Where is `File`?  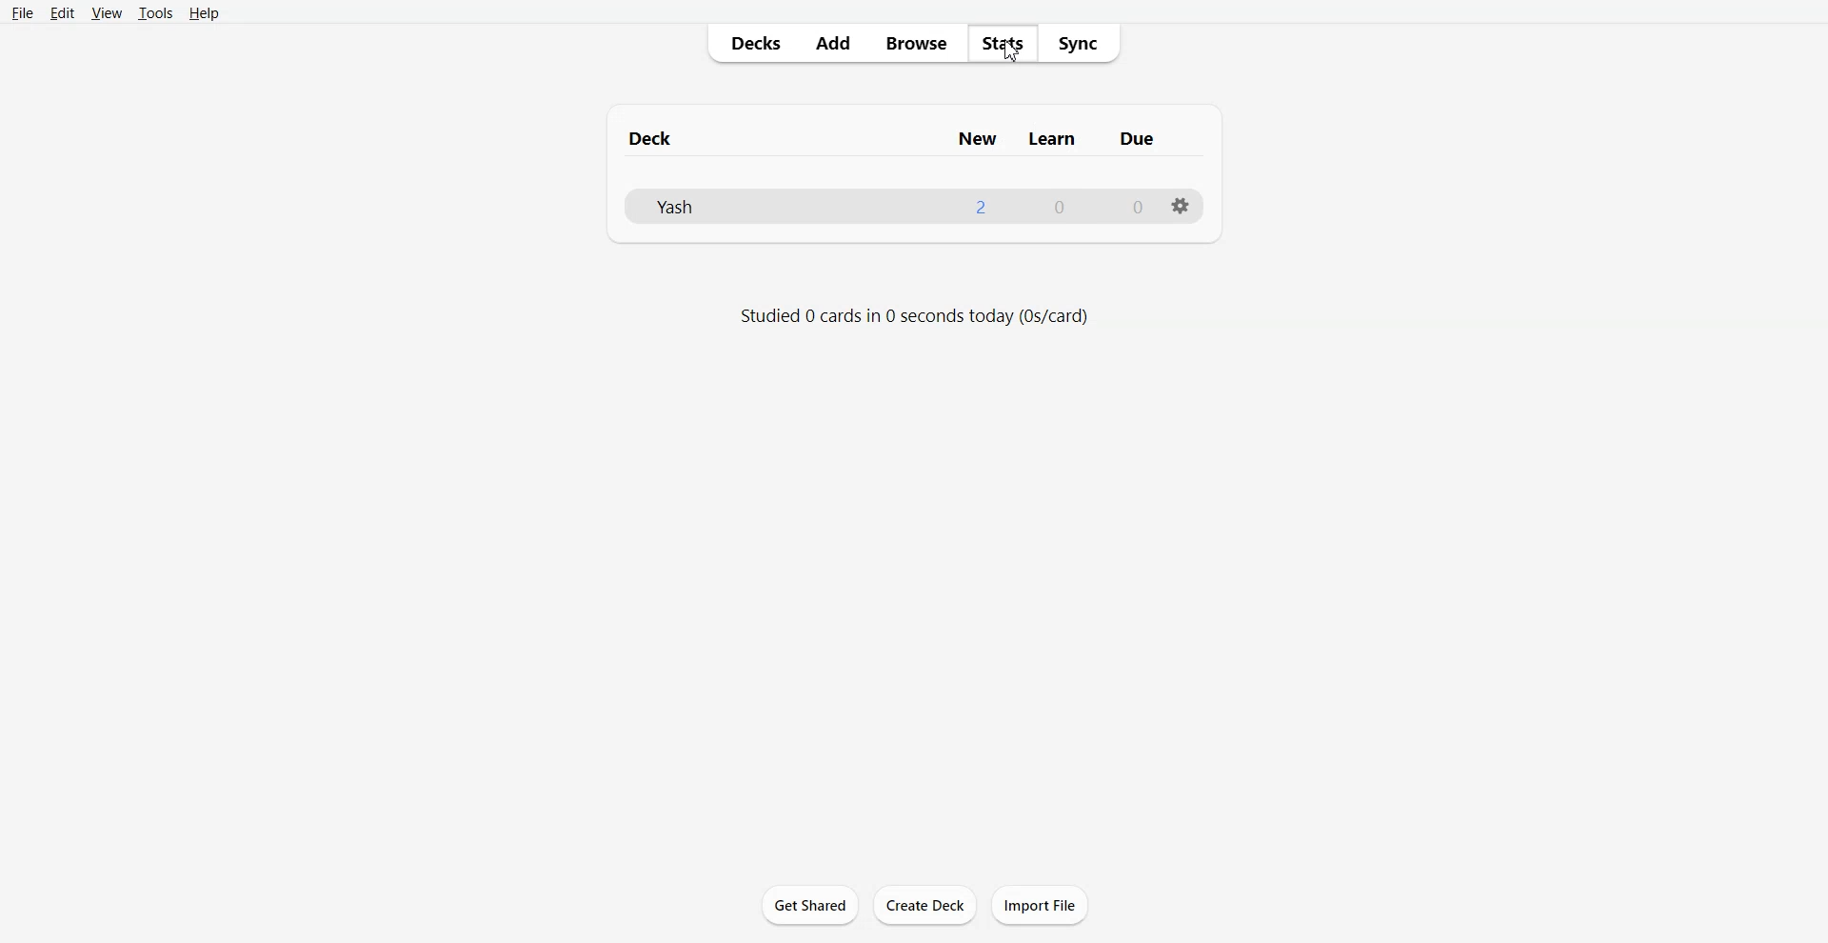 File is located at coordinates (21, 13).